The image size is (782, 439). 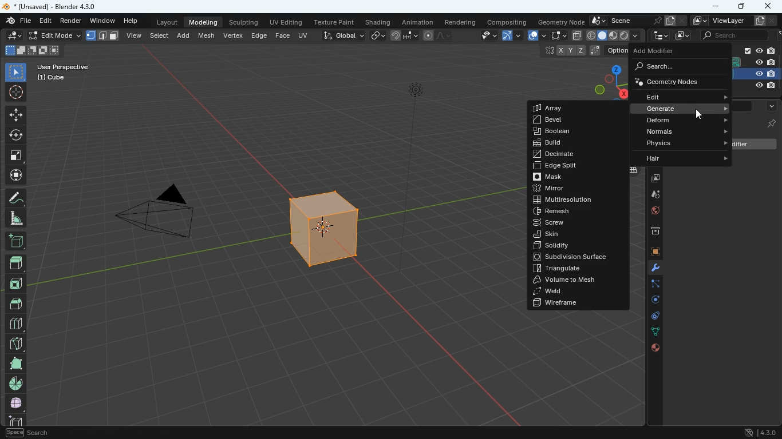 I want to click on geometry, so click(x=676, y=82).